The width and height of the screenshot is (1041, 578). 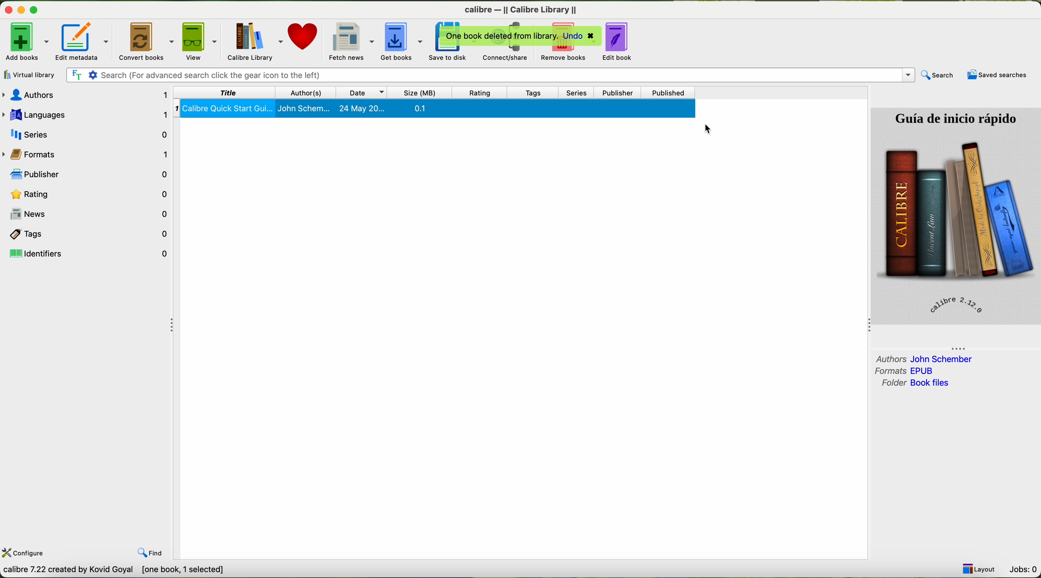 I want to click on authors, so click(x=84, y=95).